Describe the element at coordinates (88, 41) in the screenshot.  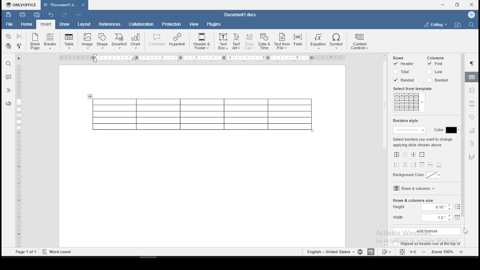
I see `Image` at that location.